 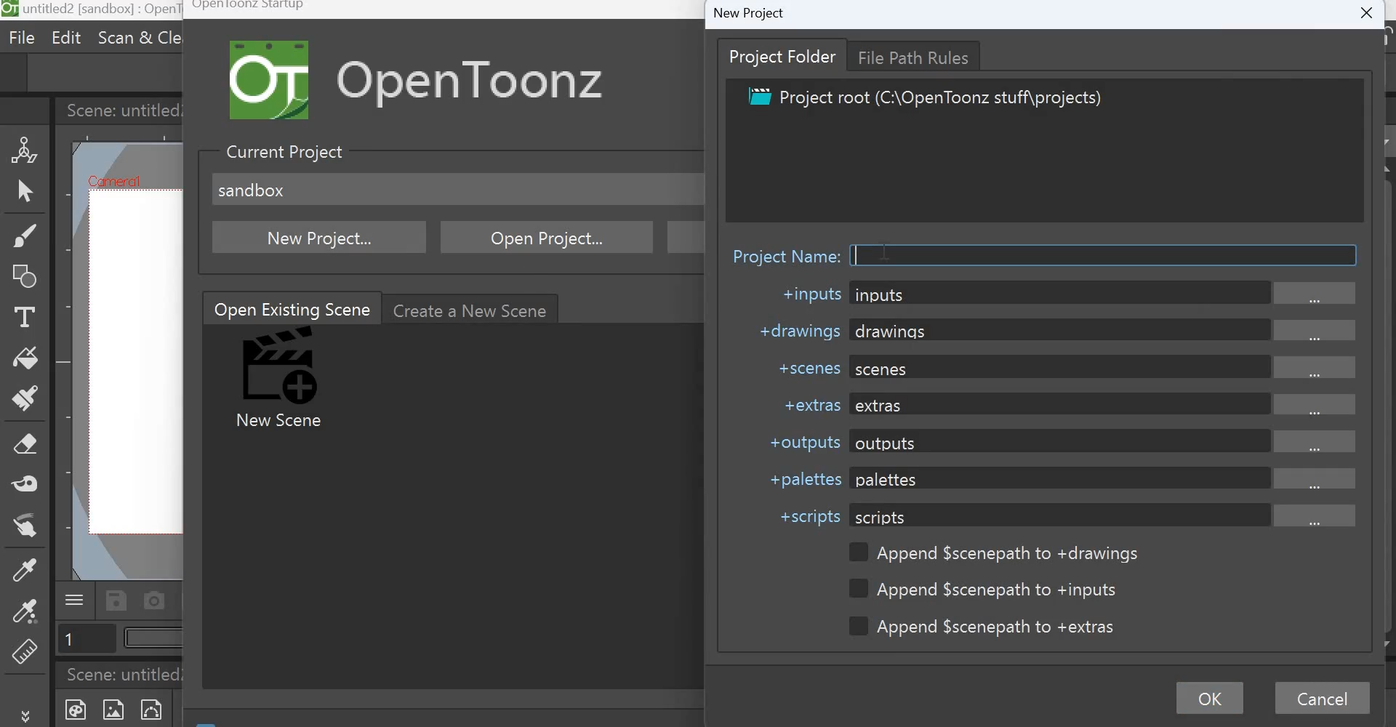 I want to click on Eraser tool, so click(x=27, y=444).